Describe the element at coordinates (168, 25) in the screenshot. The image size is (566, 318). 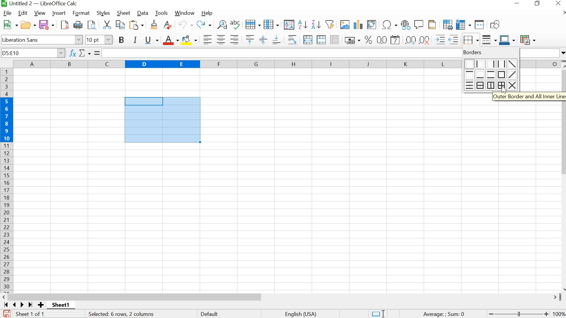
I see `clear direct formatting` at that location.